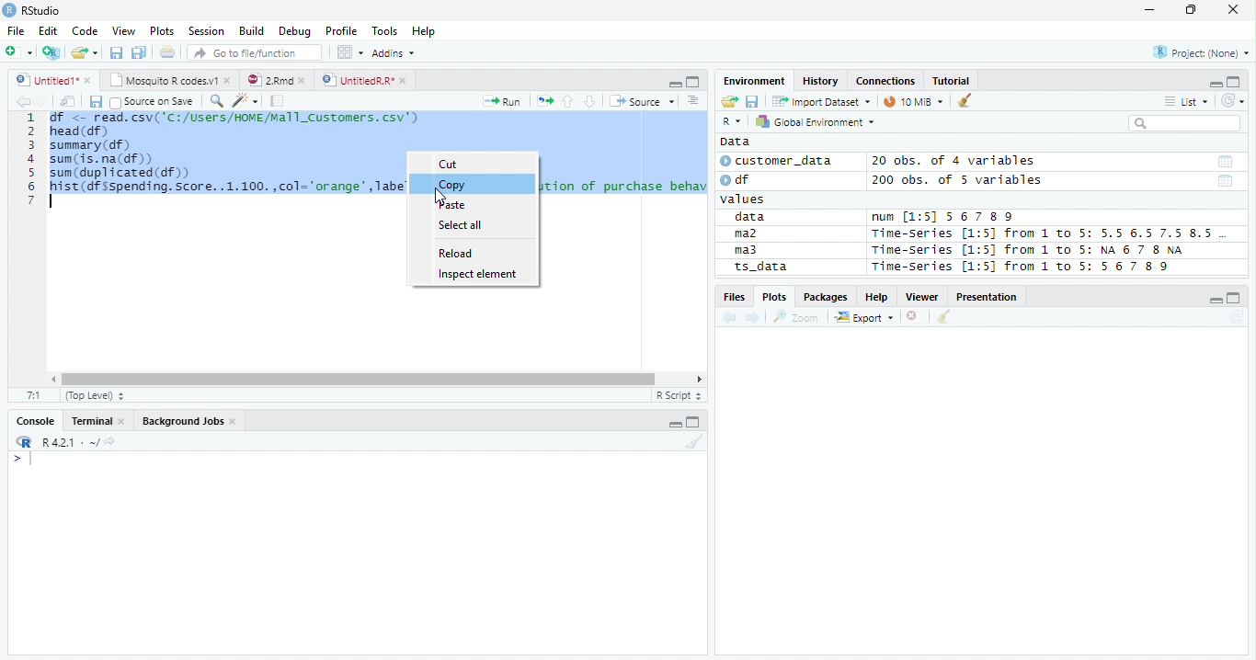 The image size is (1256, 660). Describe the element at coordinates (734, 297) in the screenshot. I see `Files` at that location.